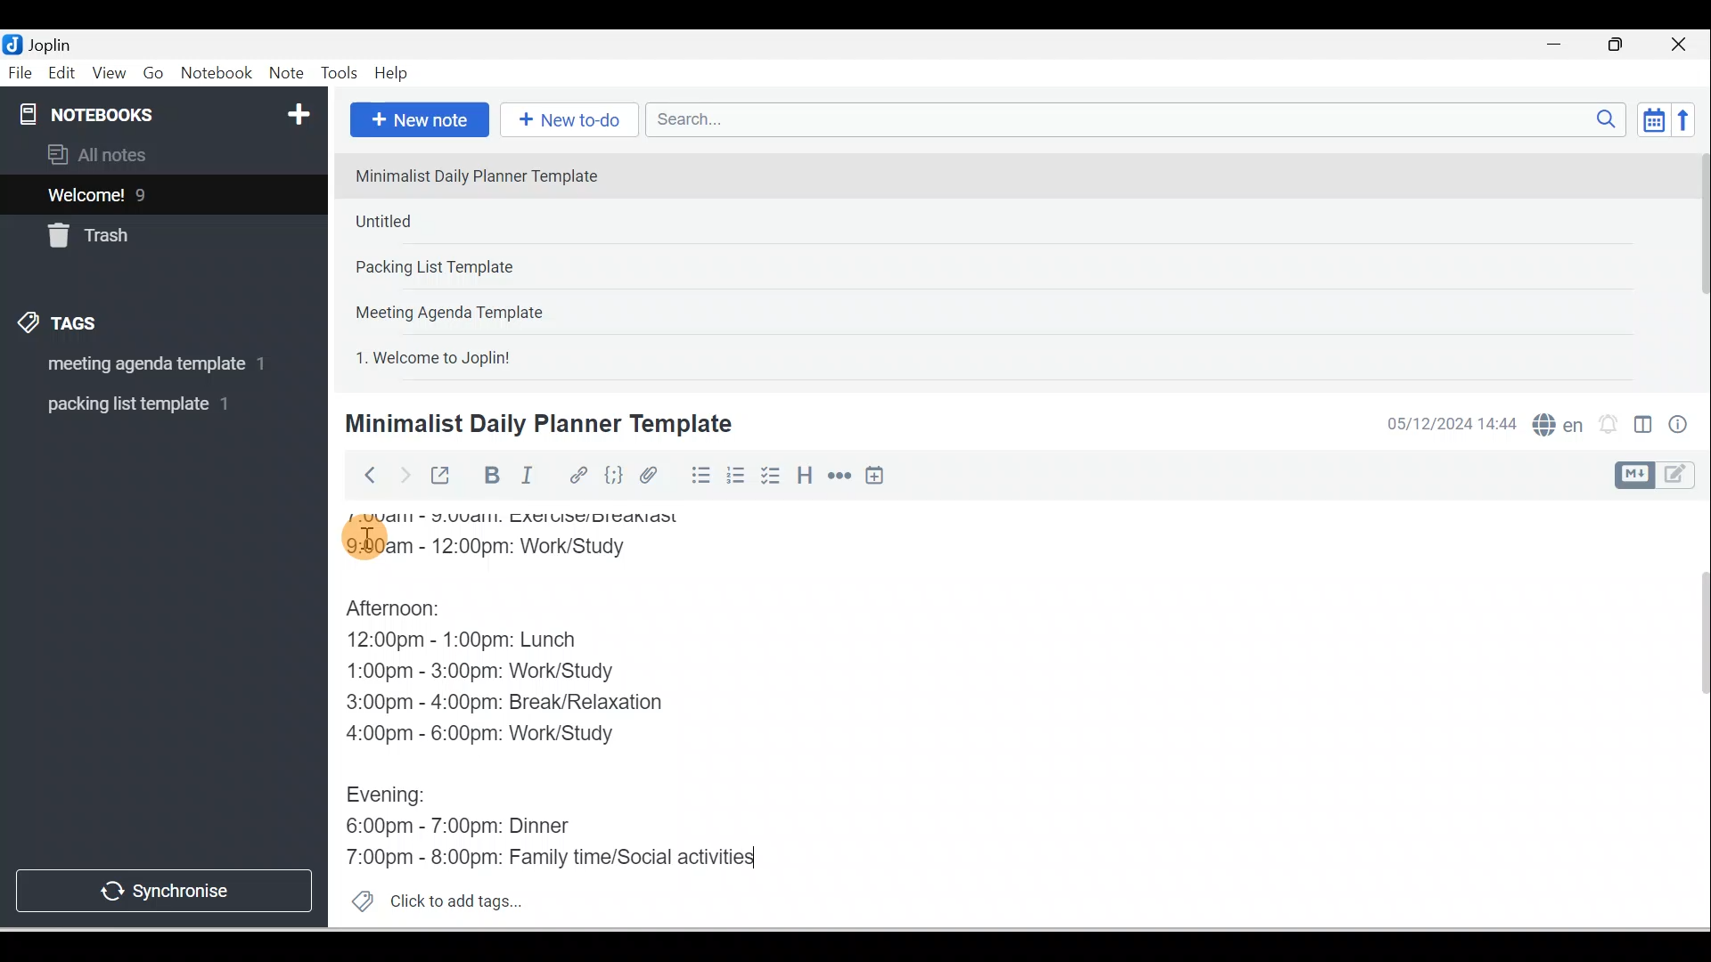 This screenshot has width=1711, height=962. Describe the element at coordinates (874, 477) in the screenshot. I see `Insert time` at that location.